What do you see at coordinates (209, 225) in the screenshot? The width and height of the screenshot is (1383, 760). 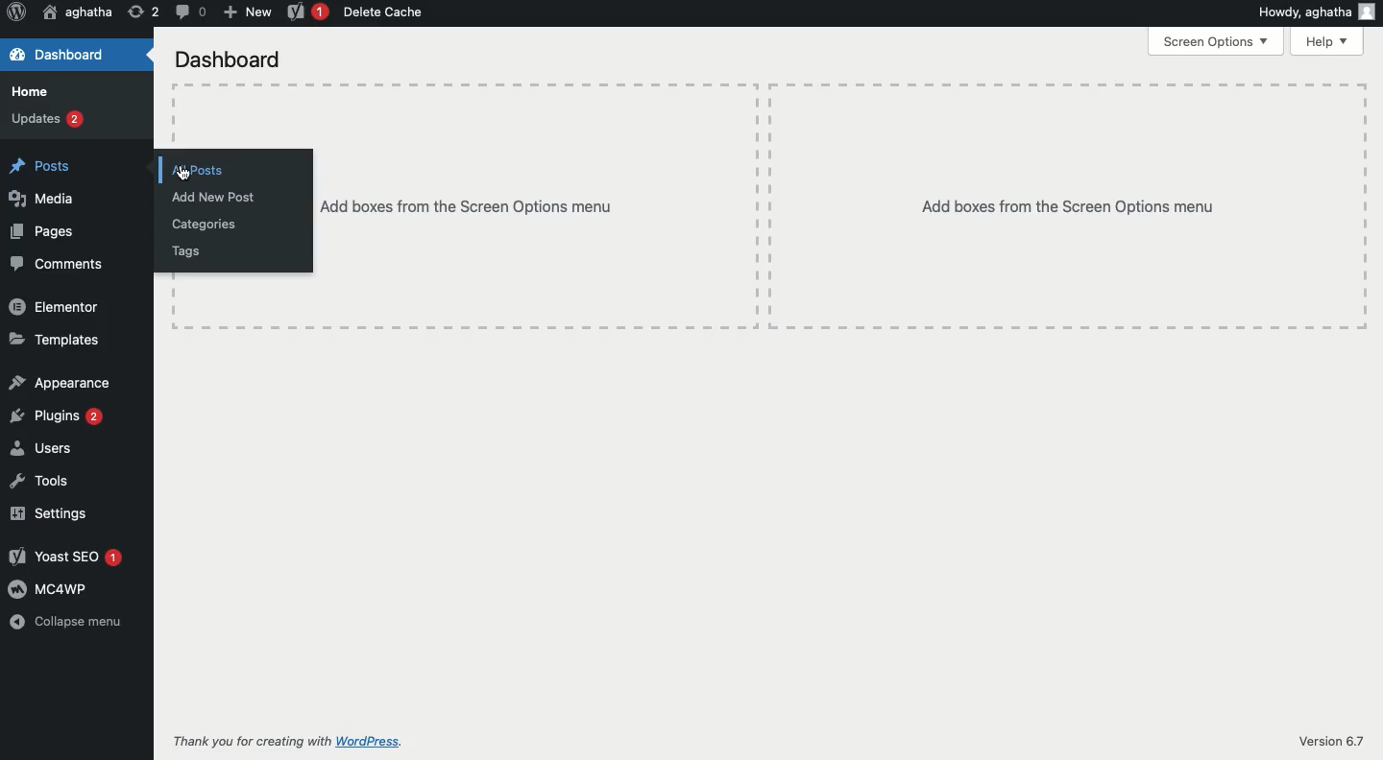 I see `Categories` at bounding box center [209, 225].